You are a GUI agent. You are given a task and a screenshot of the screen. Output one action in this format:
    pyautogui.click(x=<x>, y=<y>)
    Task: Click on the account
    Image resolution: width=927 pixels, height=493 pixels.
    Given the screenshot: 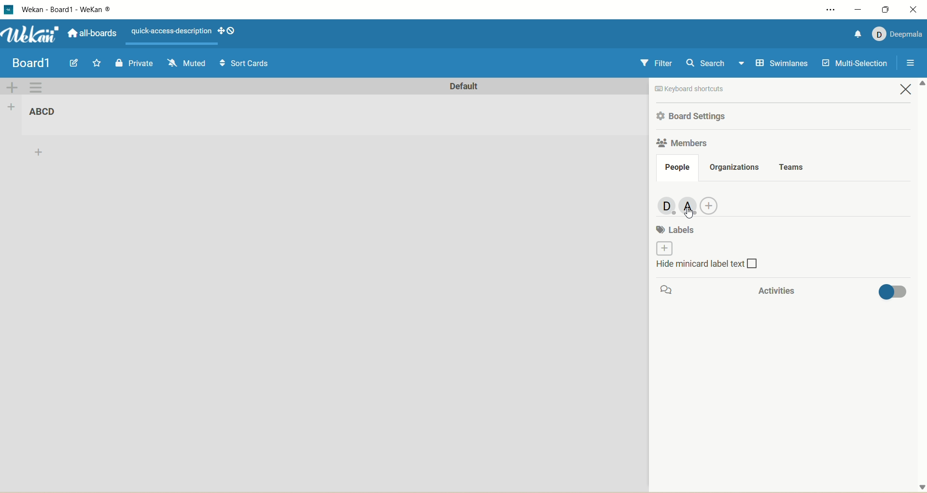 What is the action you would take?
    pyautogui.click(x=898, y=35)
    